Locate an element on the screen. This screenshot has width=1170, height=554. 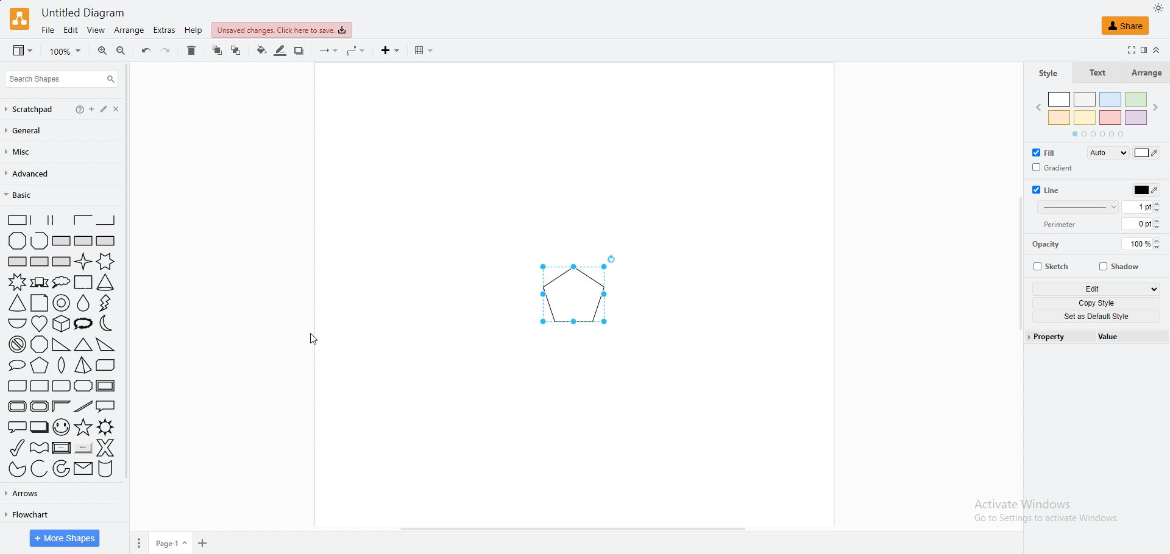
half circle is located at coordinates (16, 323).